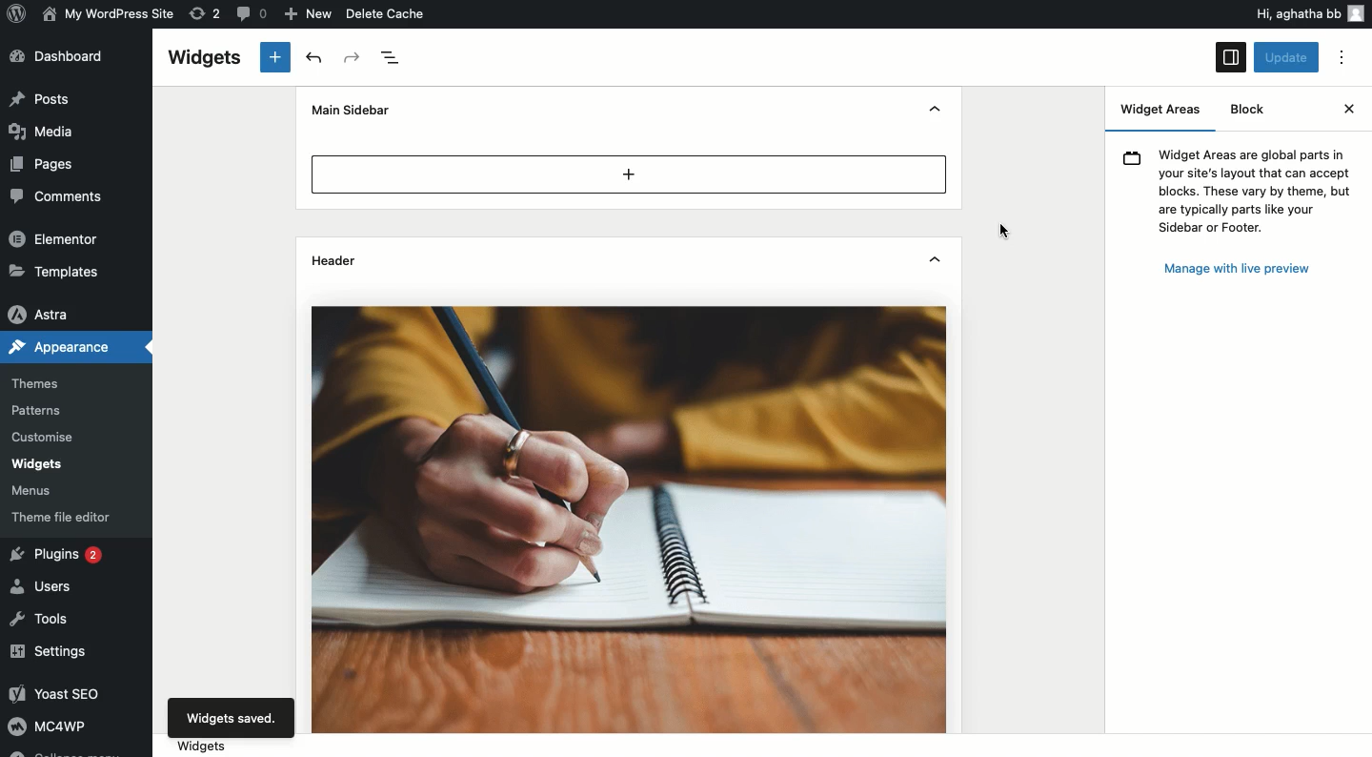 This screenshot has width=1372, height=757. What do you see at coordinates (1007, 233) in the screenshot?
I see `Cursor` at bounding box center [1007, 233].